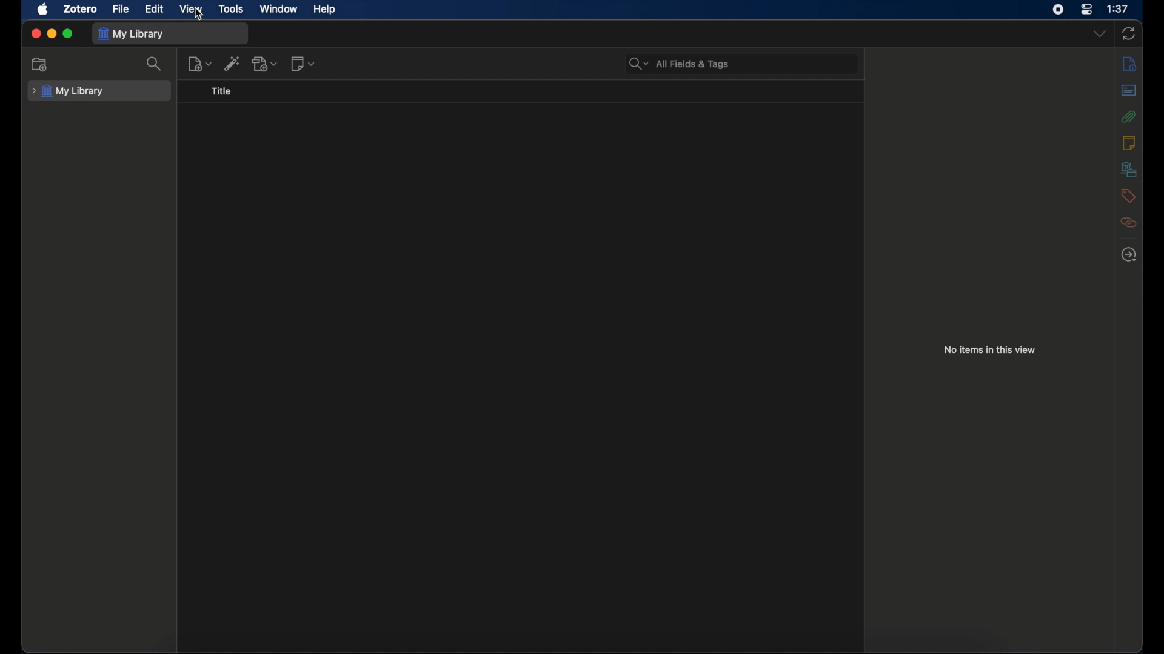 This screenshot has height=654, width=1164. I want to click on libraries, so click(1128, 169).